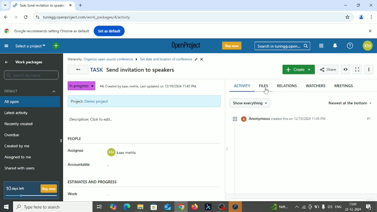 This screenshot has height=212, width=377. What do you see at coordinates (371, 207) in the screenshot?
I see `Notifications` at bounding box center [371, 207].